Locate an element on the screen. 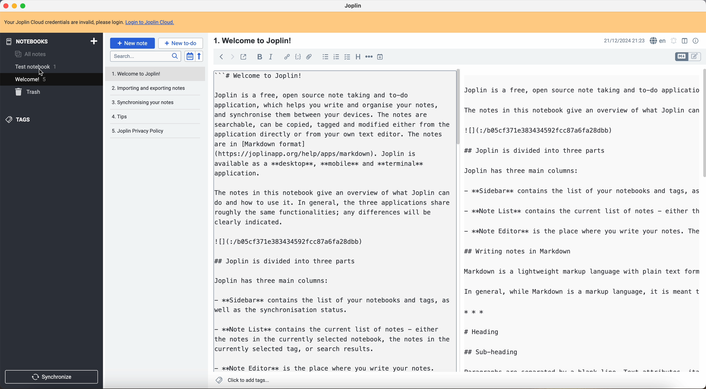 This screenshot has height=389, width=706. attach file is located at coordinates (310, 57).